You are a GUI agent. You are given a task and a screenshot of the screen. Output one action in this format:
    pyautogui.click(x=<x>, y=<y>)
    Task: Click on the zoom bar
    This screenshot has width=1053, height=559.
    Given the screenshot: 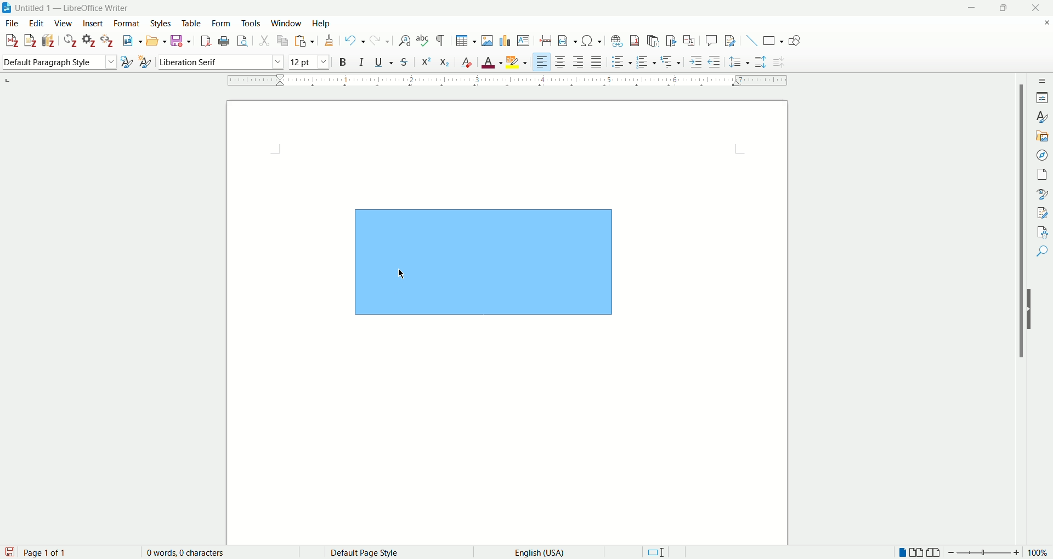 What is the action you would take?
    pyautogui.click(x=987, y=552)
    